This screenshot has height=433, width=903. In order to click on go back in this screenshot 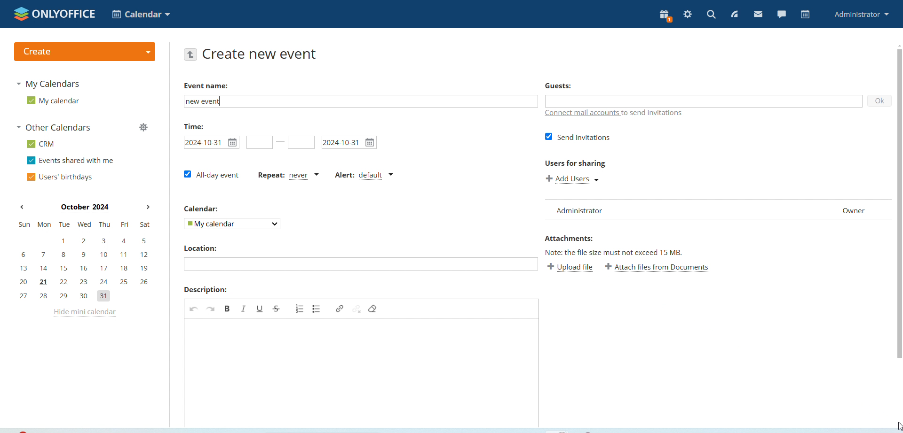, I will do `click(190, 55)`.